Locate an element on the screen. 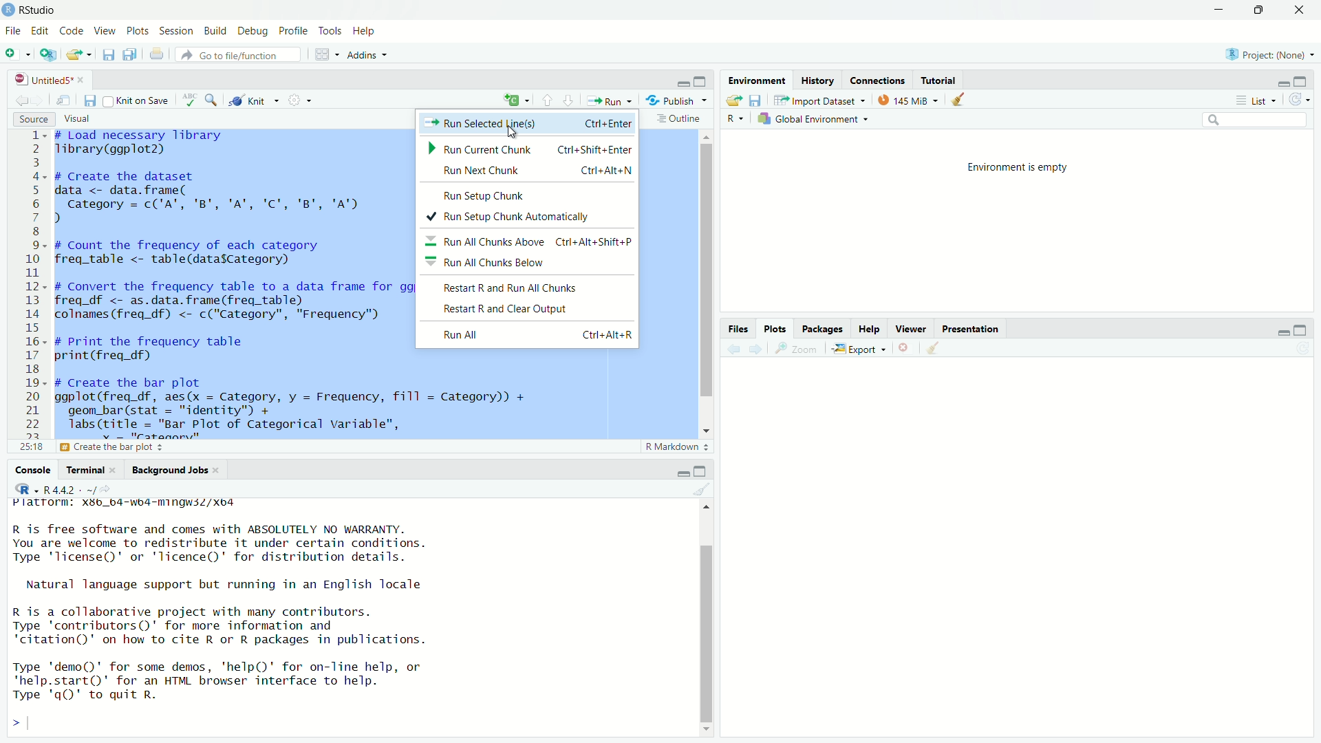 The width and height of the screenshot is (1321, 743). next is located at coordinates (760, 349).